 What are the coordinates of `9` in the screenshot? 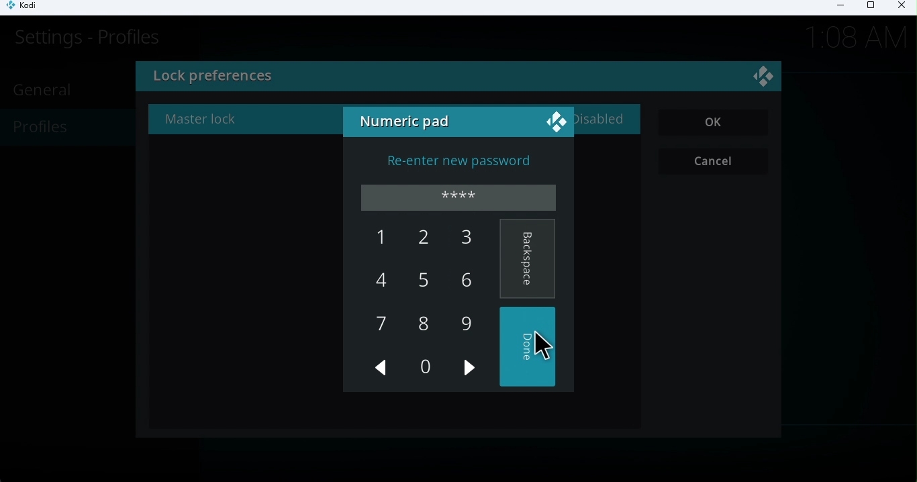 It's located at (466, 323).